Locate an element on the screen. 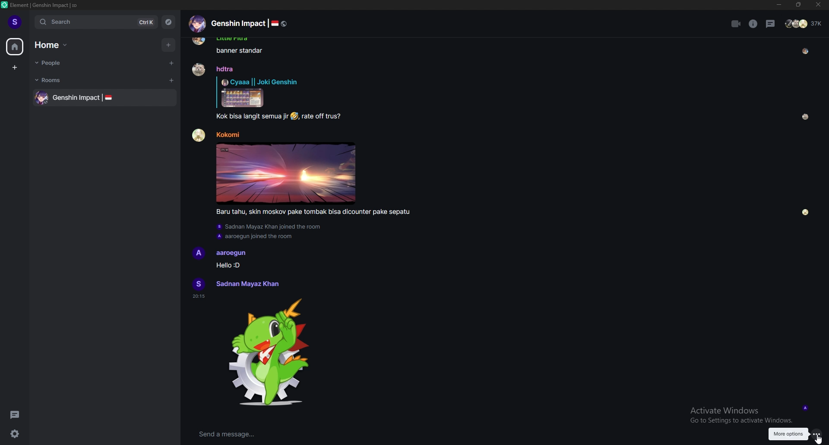 This screenshot has width=829, height=445. Kok bisa langit semua jir is located at coordinates (252, 117).